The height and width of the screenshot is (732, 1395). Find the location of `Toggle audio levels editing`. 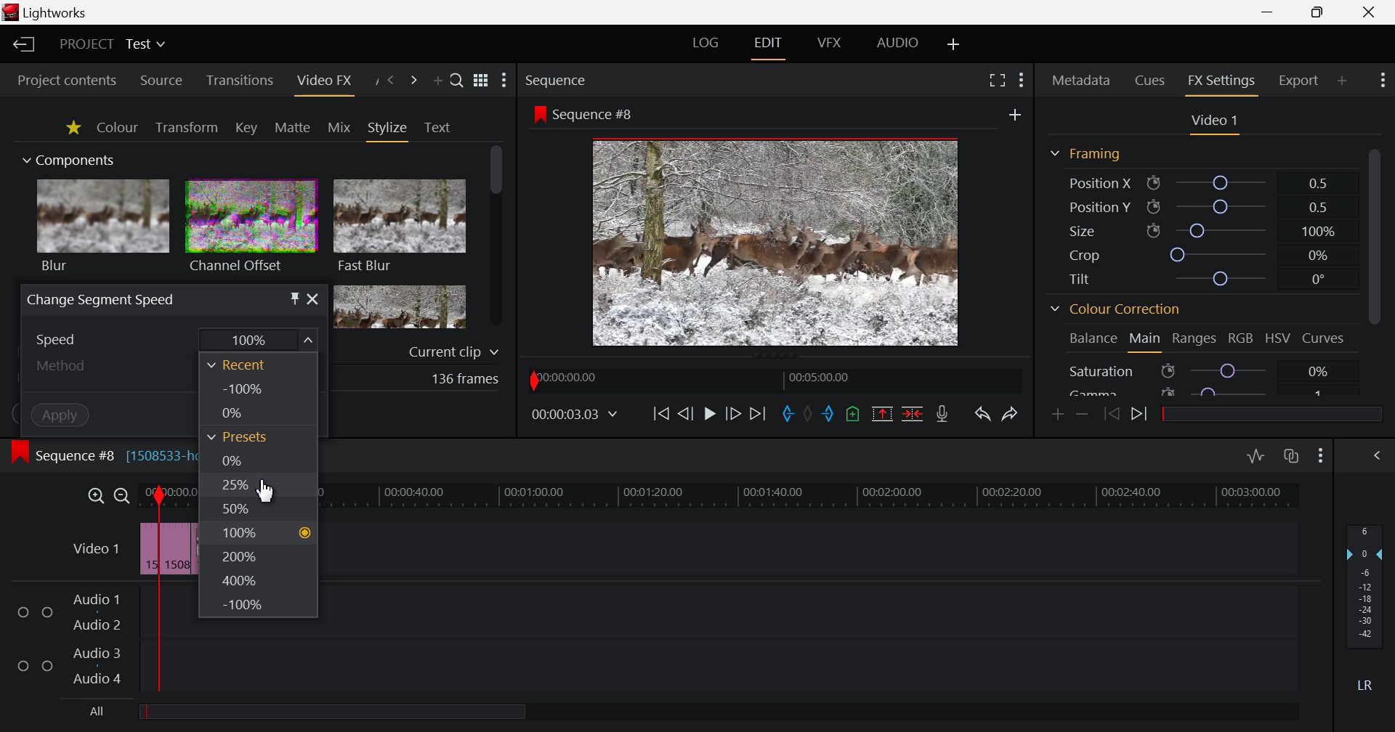

Toggle audio levels editing is located at coordinates (1255, 456).